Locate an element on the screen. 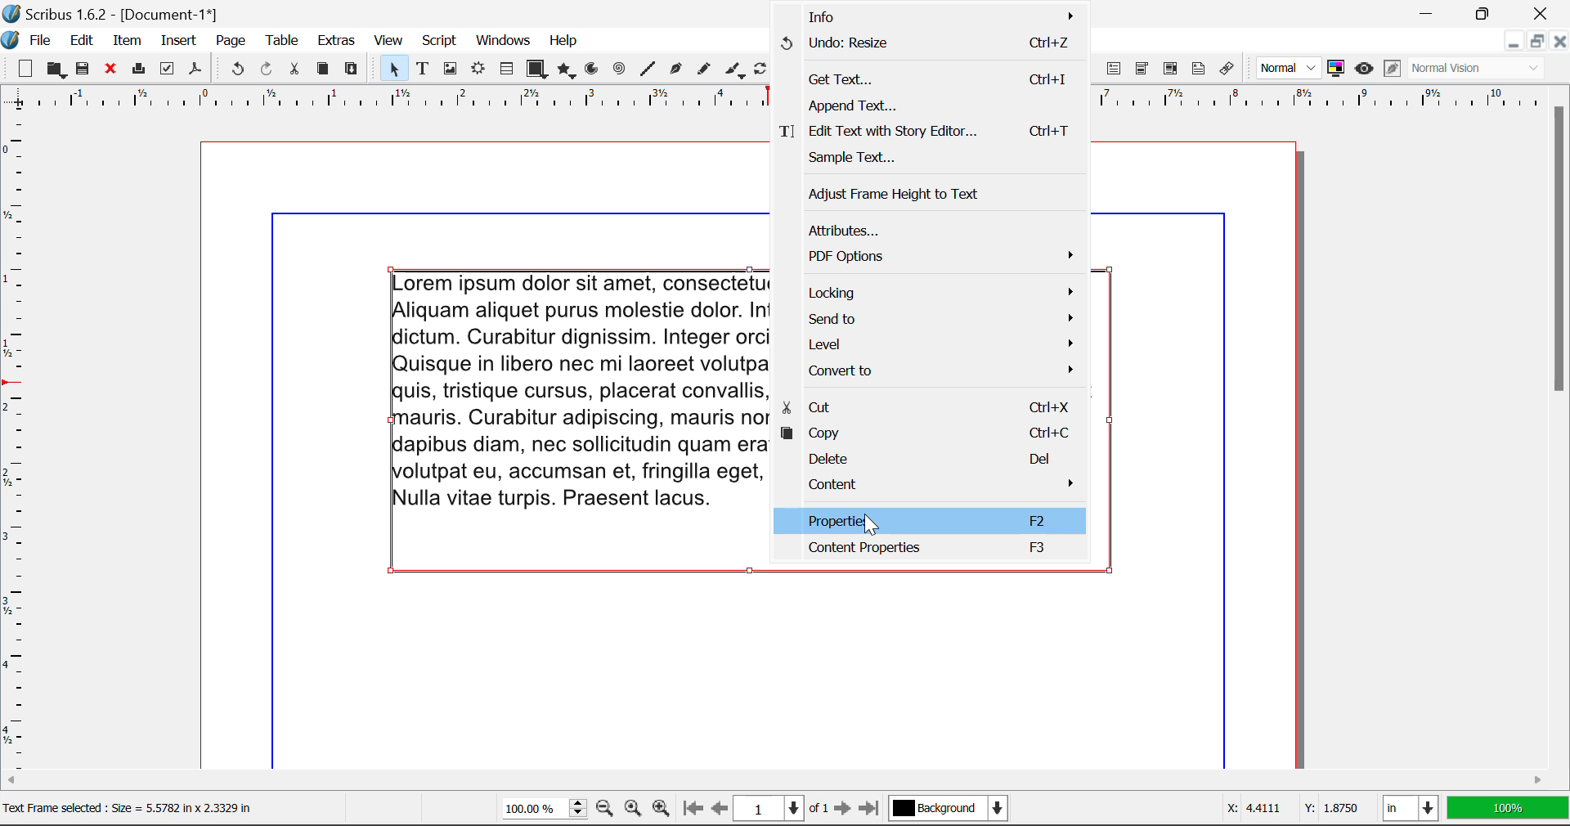  Content is located at coordinates (929, 486).